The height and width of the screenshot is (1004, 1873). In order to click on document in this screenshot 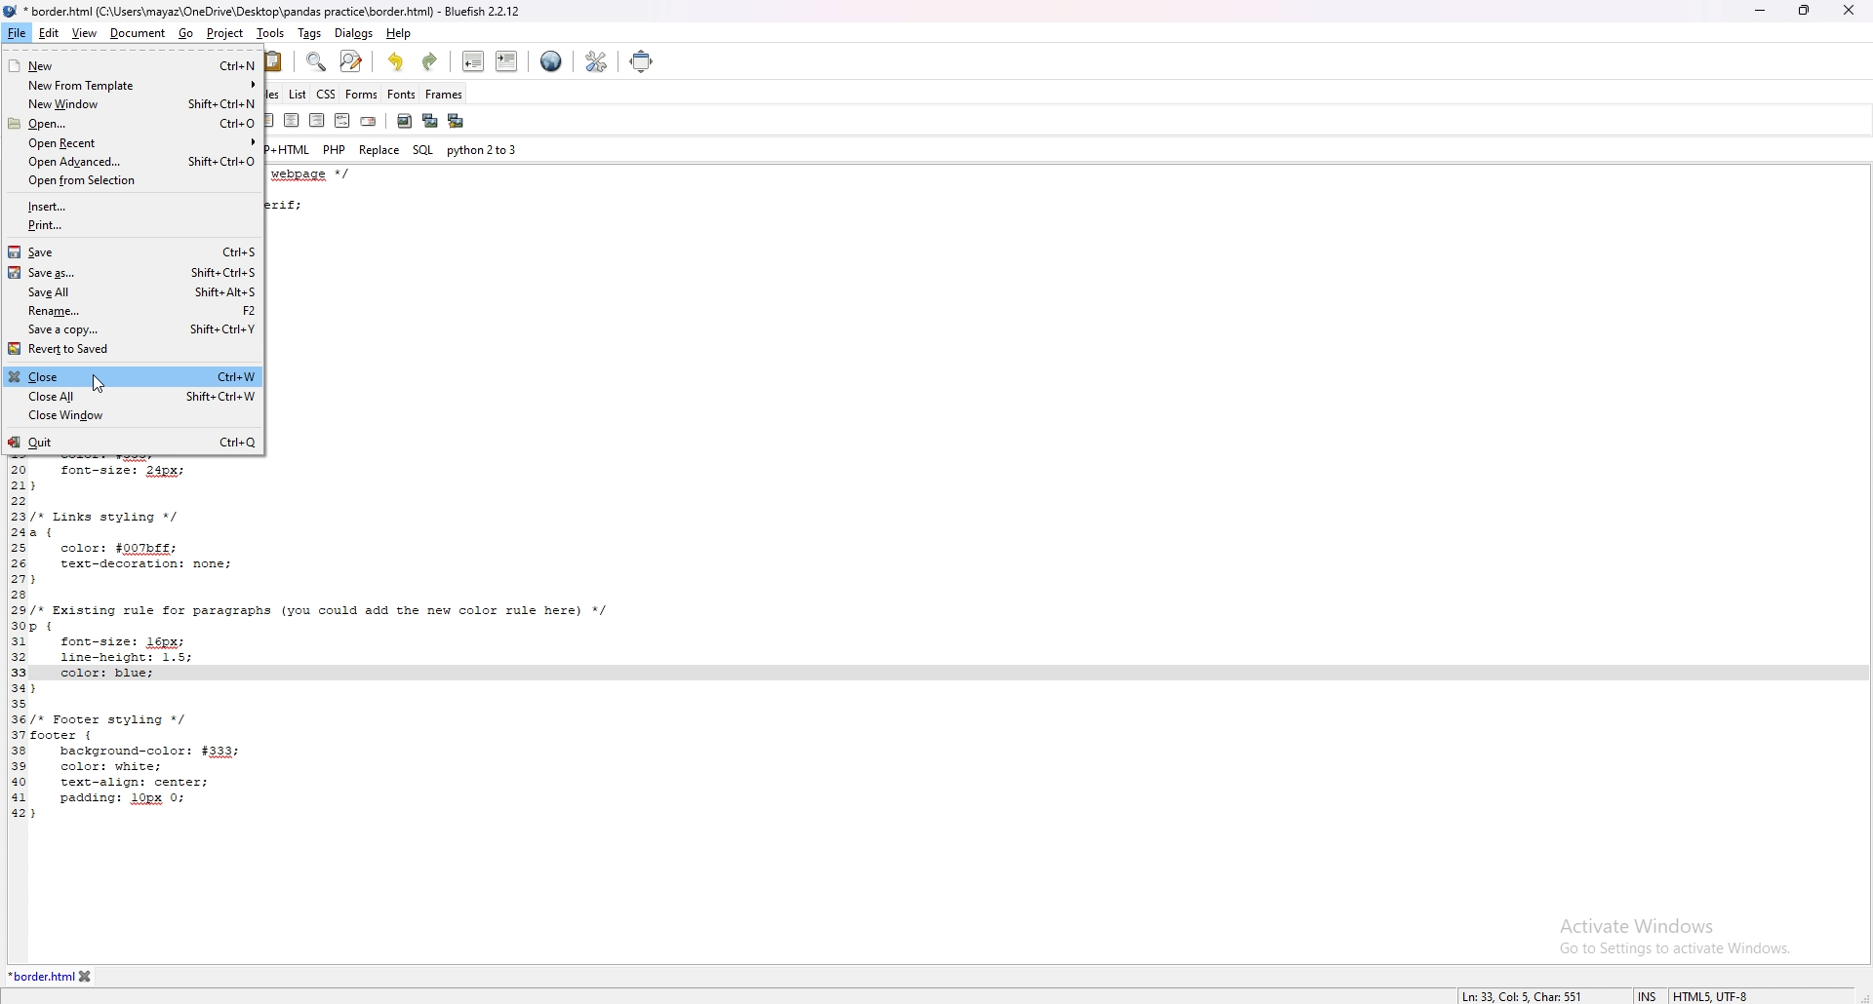, I will do `click(139, 33)`.